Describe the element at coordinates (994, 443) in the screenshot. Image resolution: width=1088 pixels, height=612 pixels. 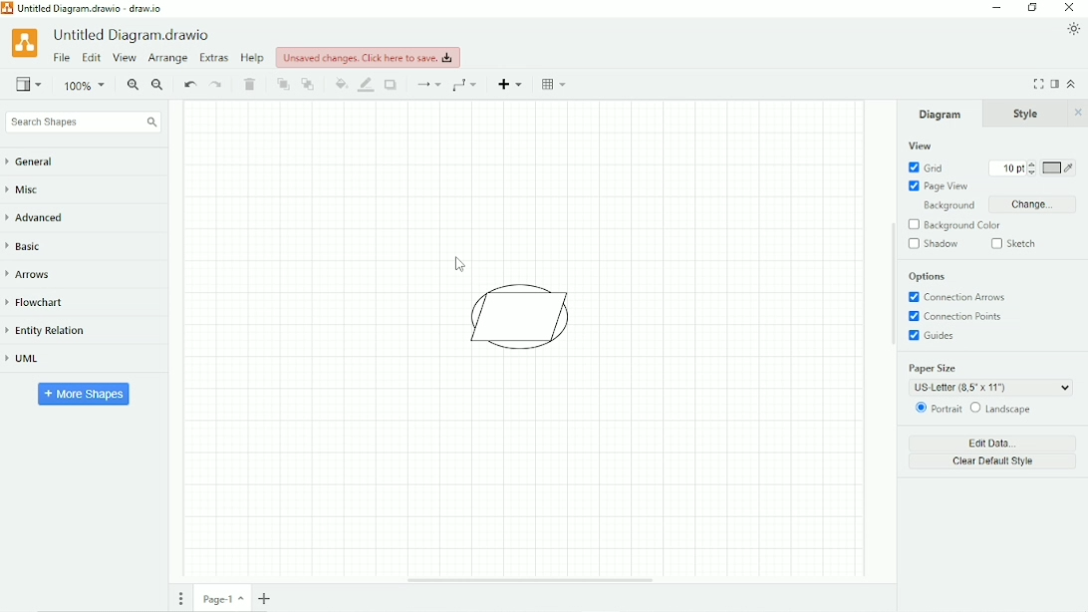
I see `Edit data` at that location.